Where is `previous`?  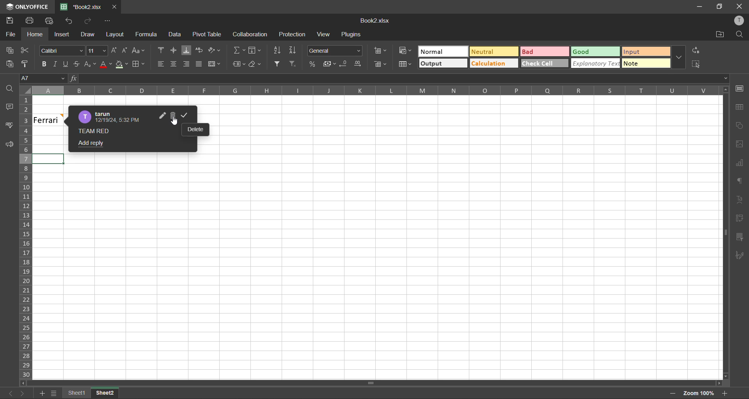 previous is located at coordinates (8, 392).